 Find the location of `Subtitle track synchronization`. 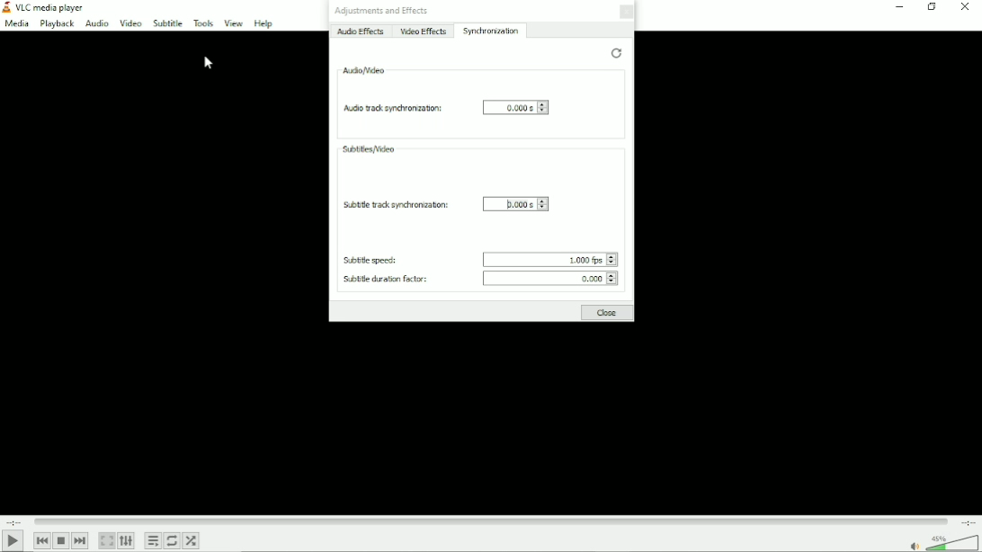

Subtitle track synchronization is located at coordinates (394, 203).